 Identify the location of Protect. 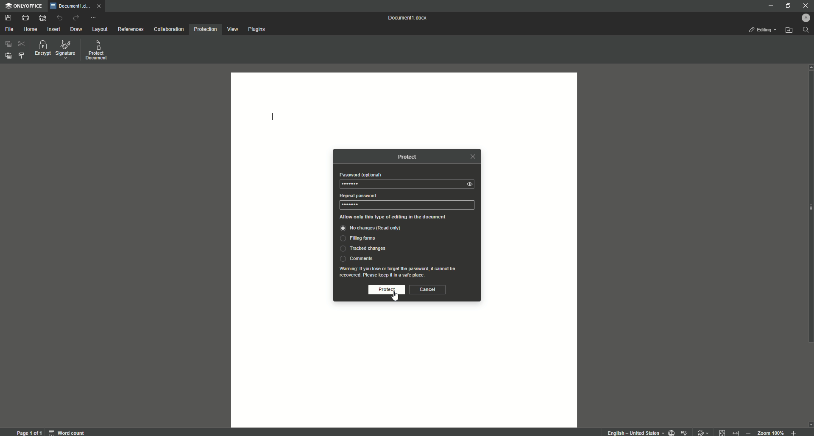
(411, 157).